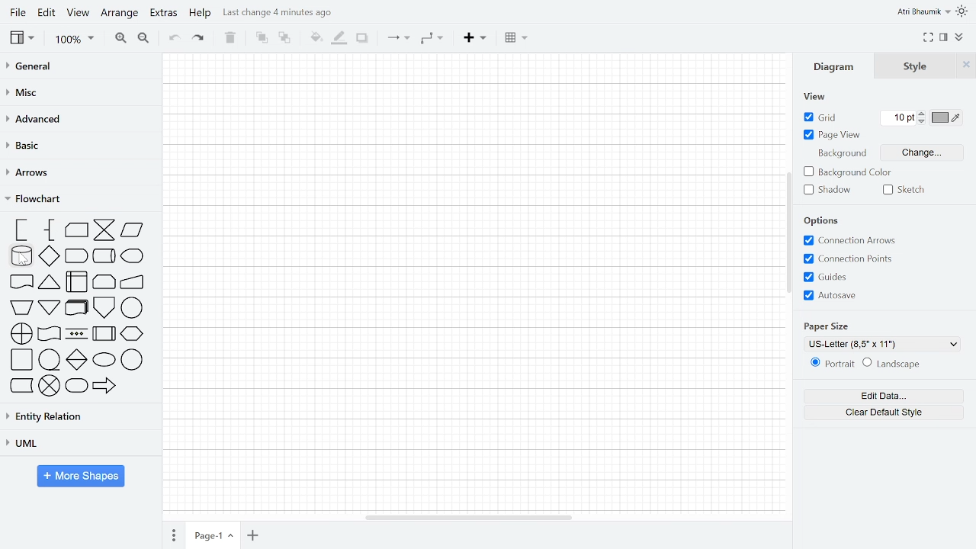 This screenshot has width=976, height=549. Describe the element at coordinates (74, 67) in the screenshot. I see `General` at that location.